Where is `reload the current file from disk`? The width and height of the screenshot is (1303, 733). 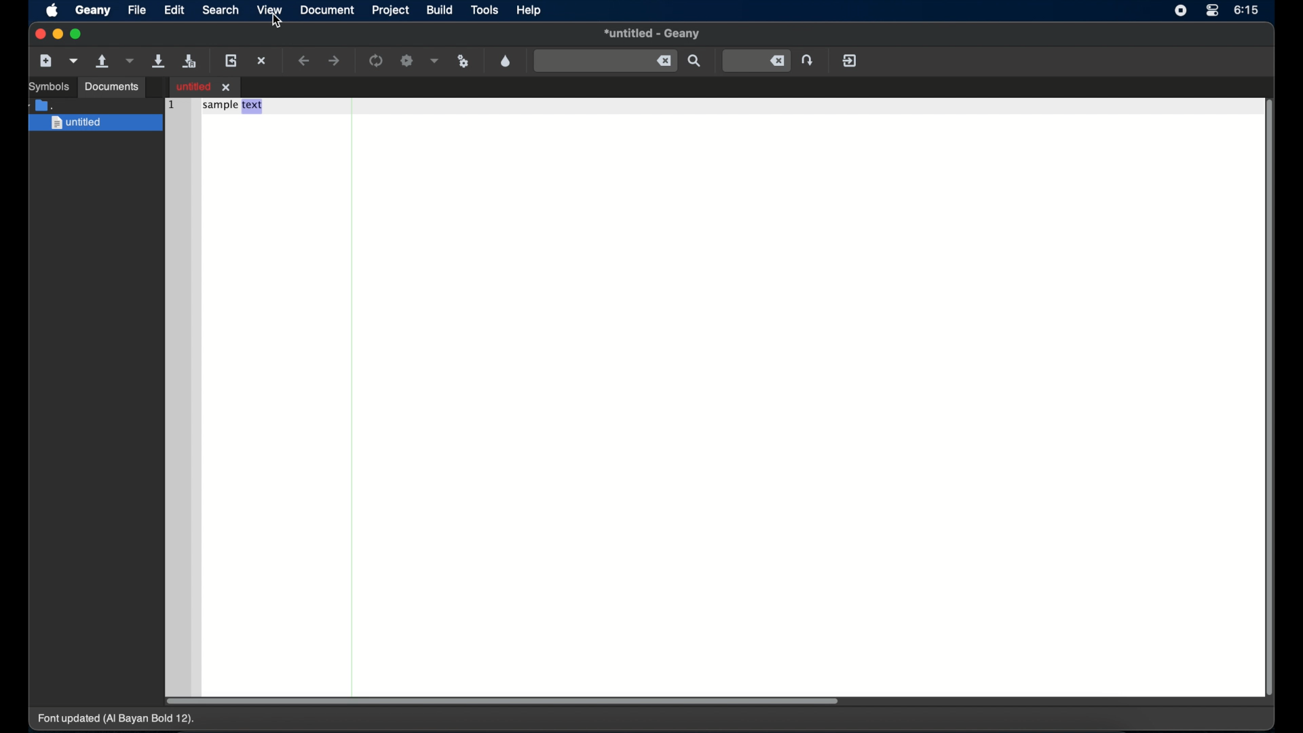 reload the current file from disk is located at coordinates (233, 60).